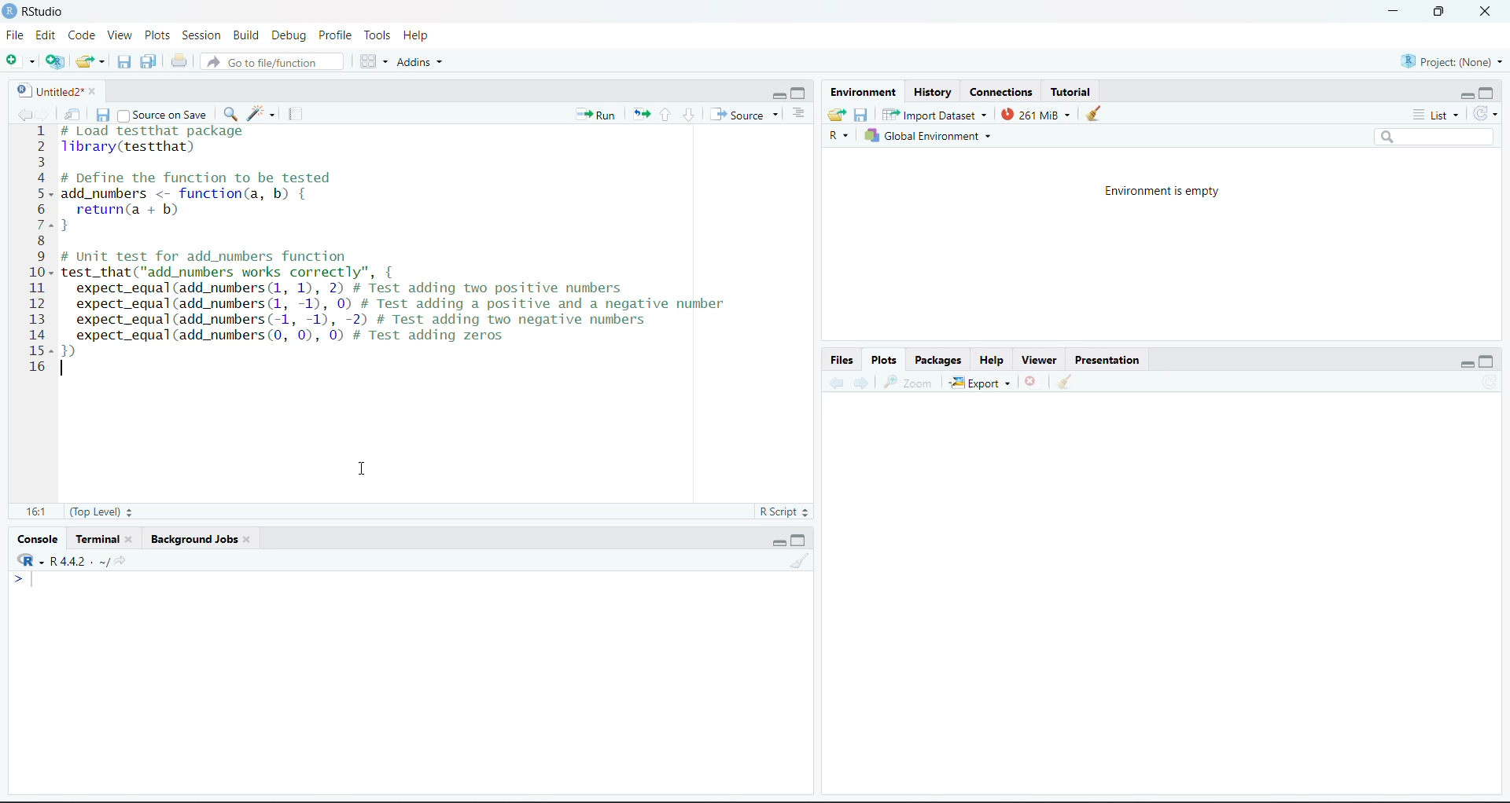 This screenshot has width=1510, height=803. Describe the element at coordinates (230, 113) in the screenshot. I see `find` at that location.